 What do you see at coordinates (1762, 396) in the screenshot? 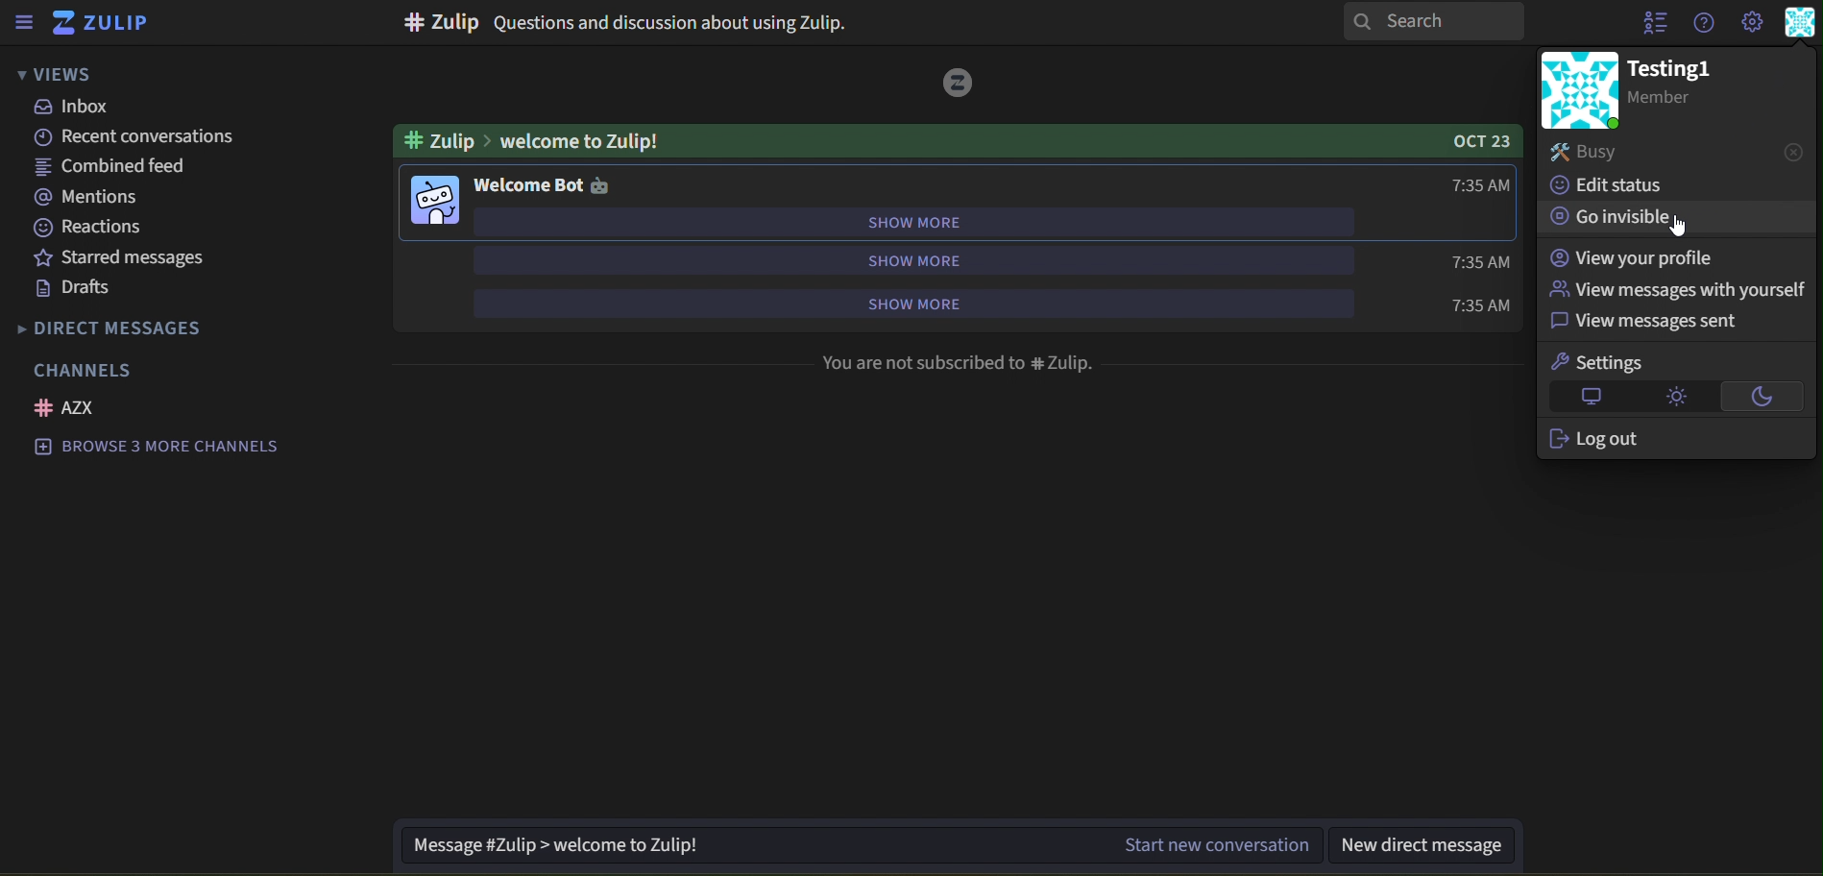
I see `dark theme` at bounding box center [1762, 396].